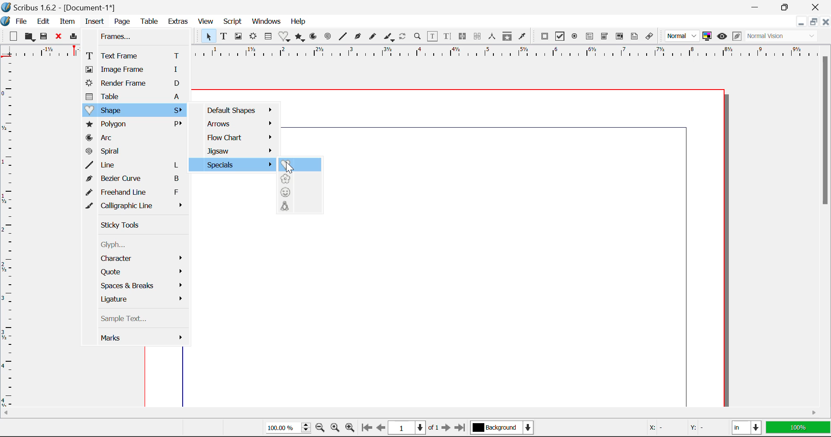 This screenshot has height=437, width=831. I want to click on New, so click(13, 38).